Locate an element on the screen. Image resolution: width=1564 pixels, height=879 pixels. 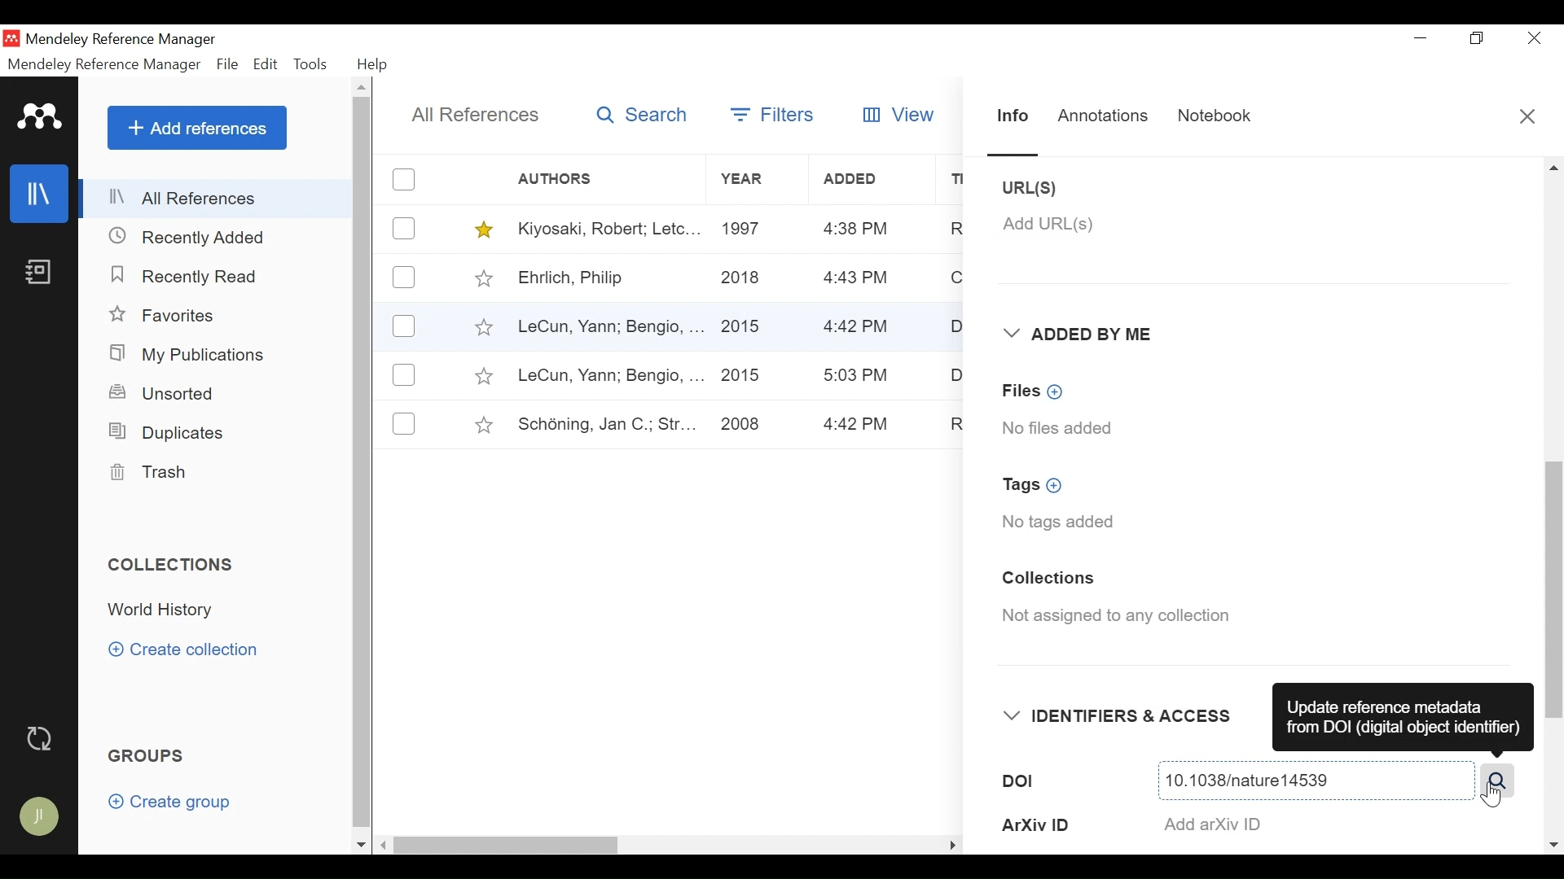
Vertical Scroll bar is located at coordinates (365, 466).